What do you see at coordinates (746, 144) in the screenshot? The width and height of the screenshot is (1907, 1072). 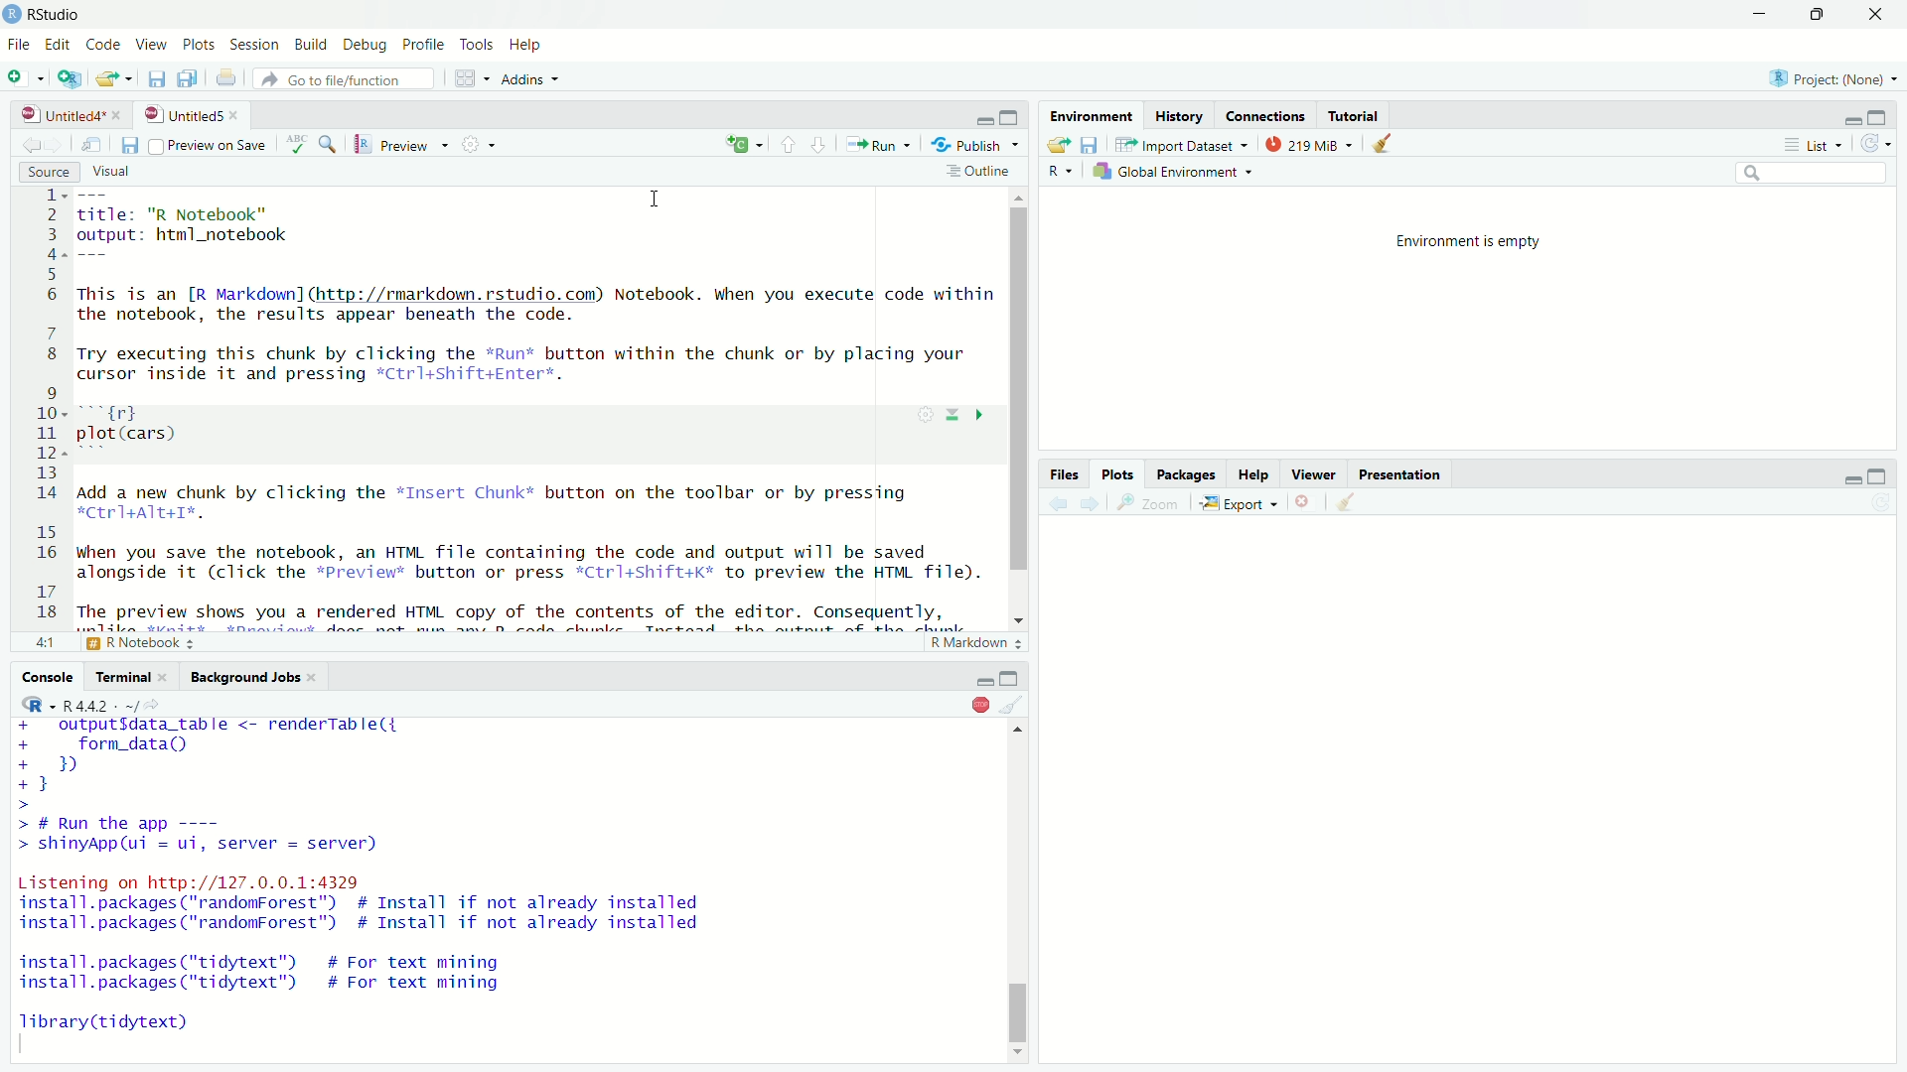 I see `Current language` at bounding box center [746, 144].